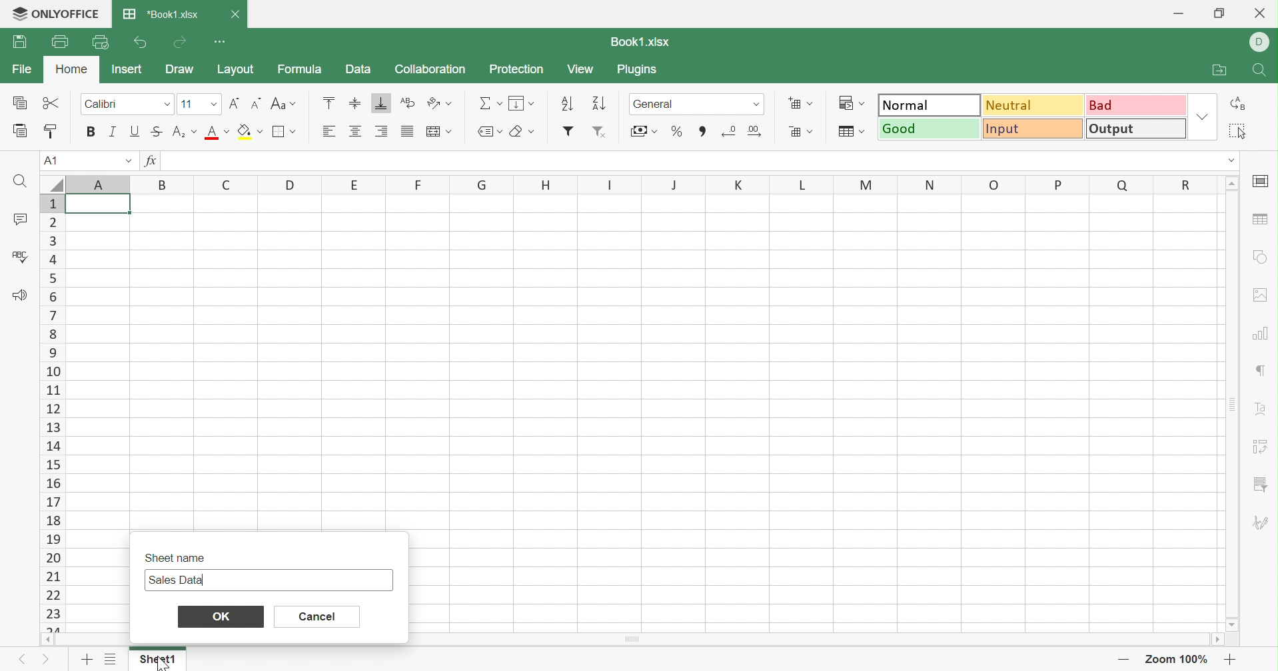 This screenshot has height=671, width=1278. Describe the element at coordinates (1261, 485) in the screenshot. I see `Filter menu` at that location.